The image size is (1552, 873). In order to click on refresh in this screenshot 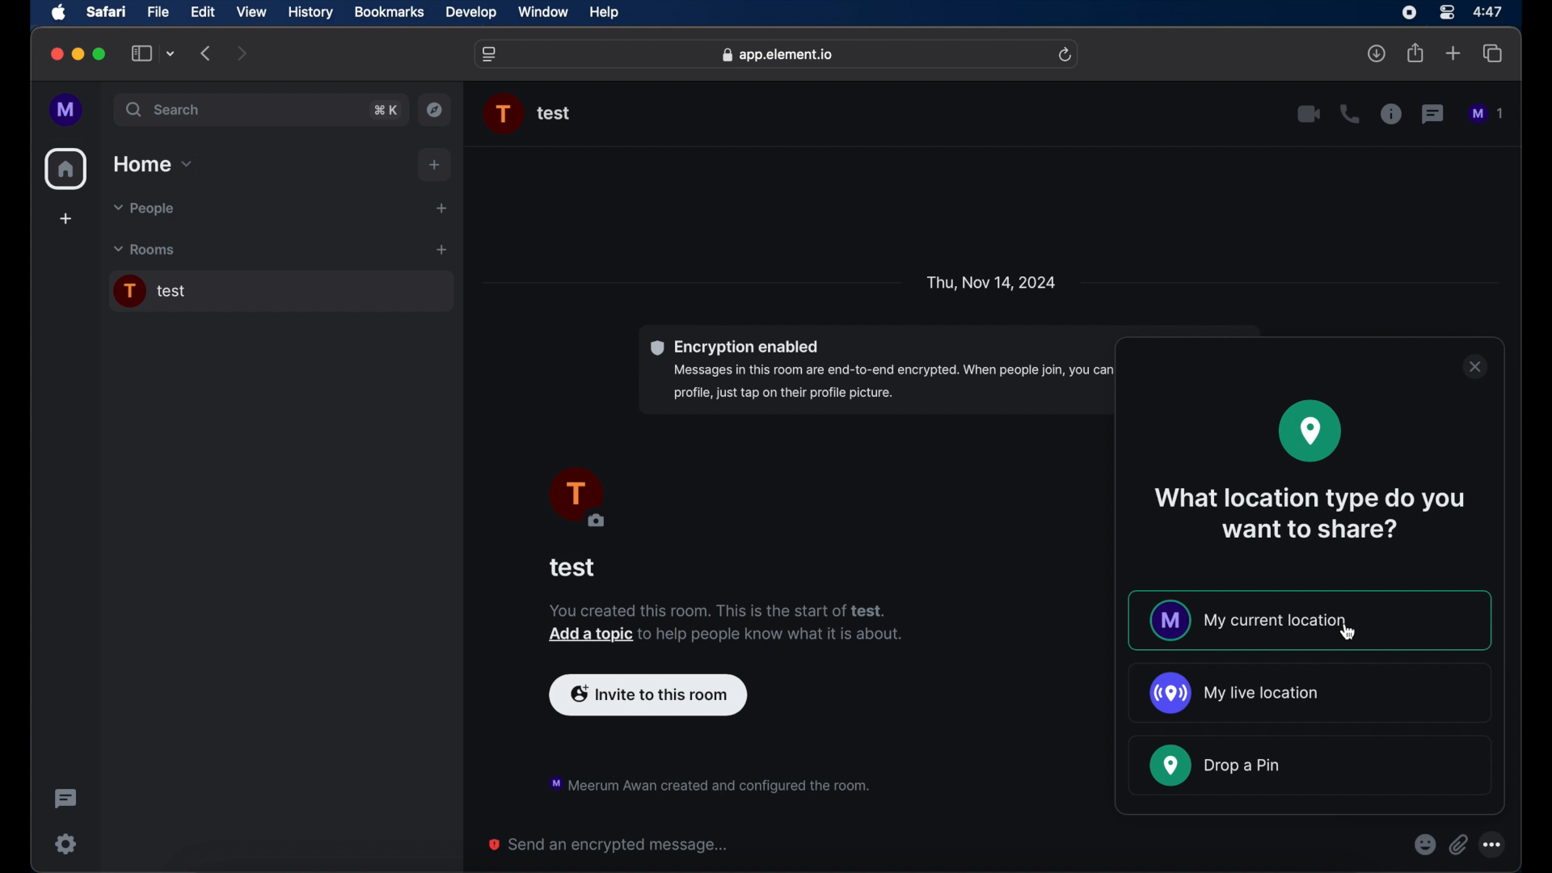, I will do `click(1067, 54)`.